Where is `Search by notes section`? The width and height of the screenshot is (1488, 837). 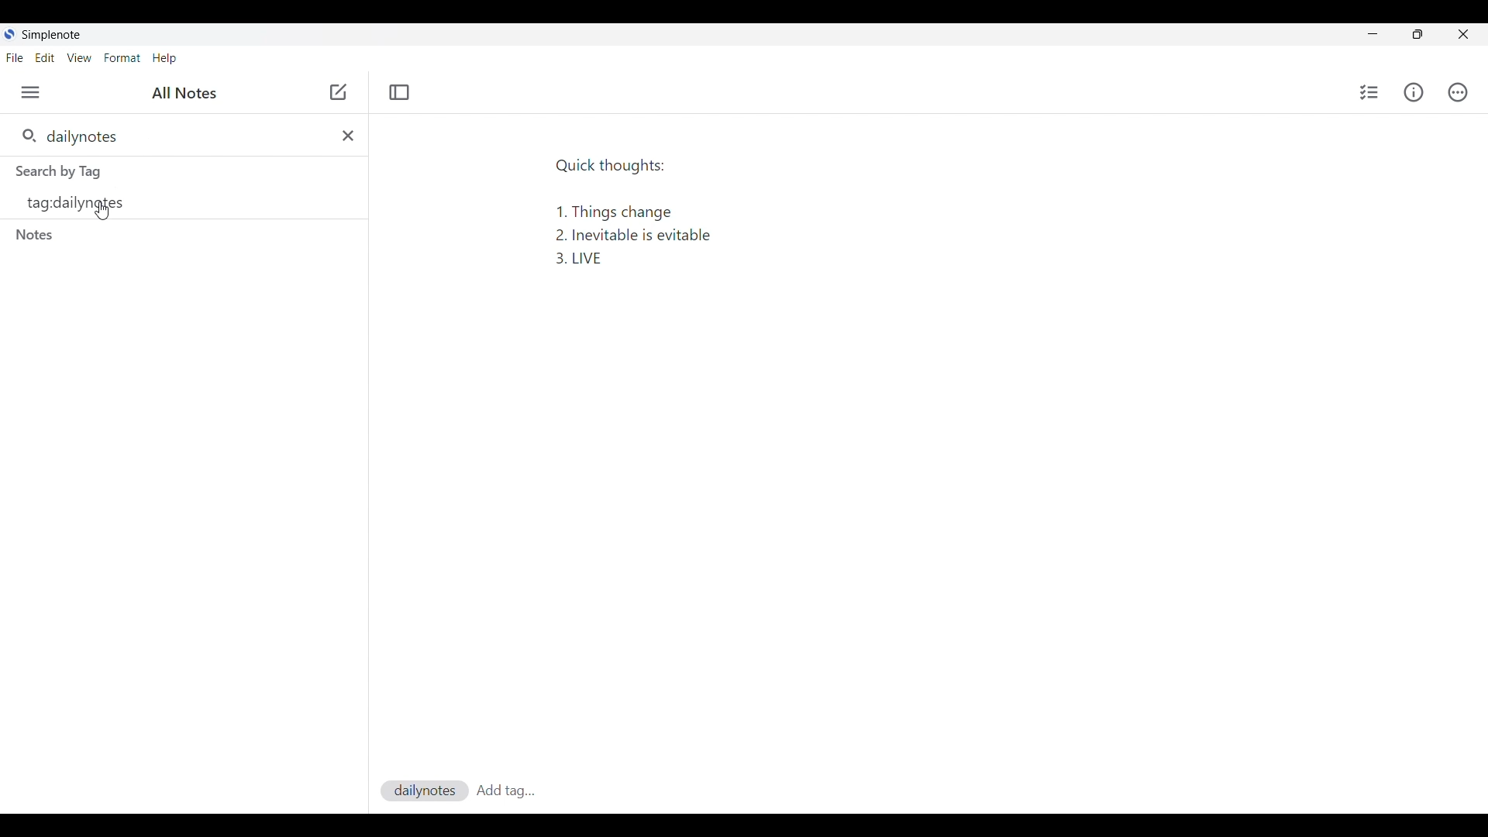
Search by notes section is located at coordinates (34, 234).